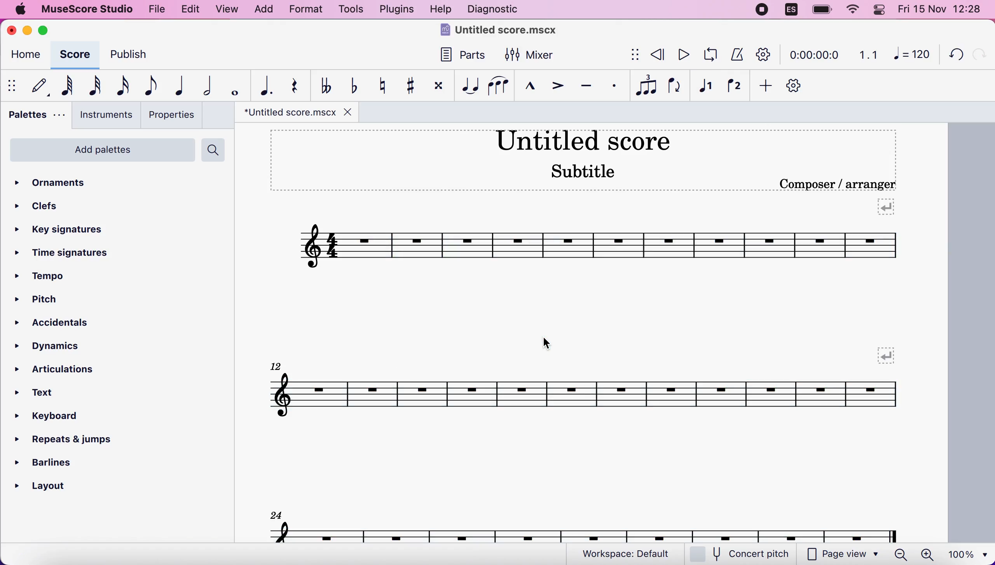 The image size is (995, 565). Describe the element at coordinates (912, 54) in the screenshot. I see `120` at that location.